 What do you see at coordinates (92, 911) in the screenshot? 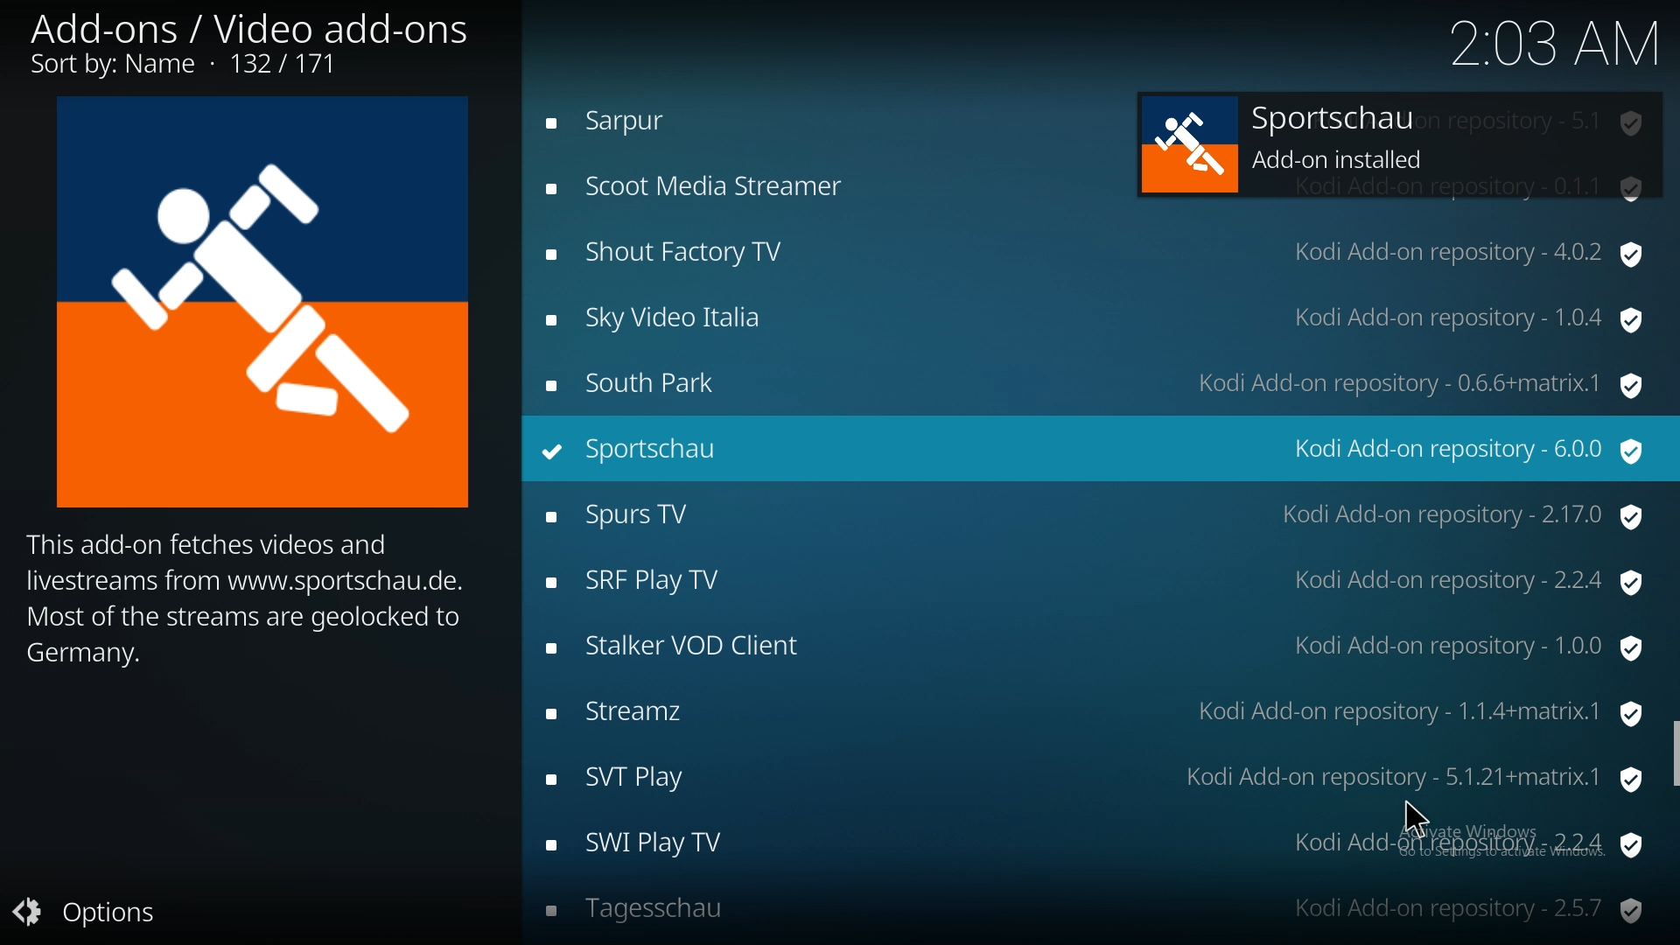
I see `Options` at bounding box center [92, 911].